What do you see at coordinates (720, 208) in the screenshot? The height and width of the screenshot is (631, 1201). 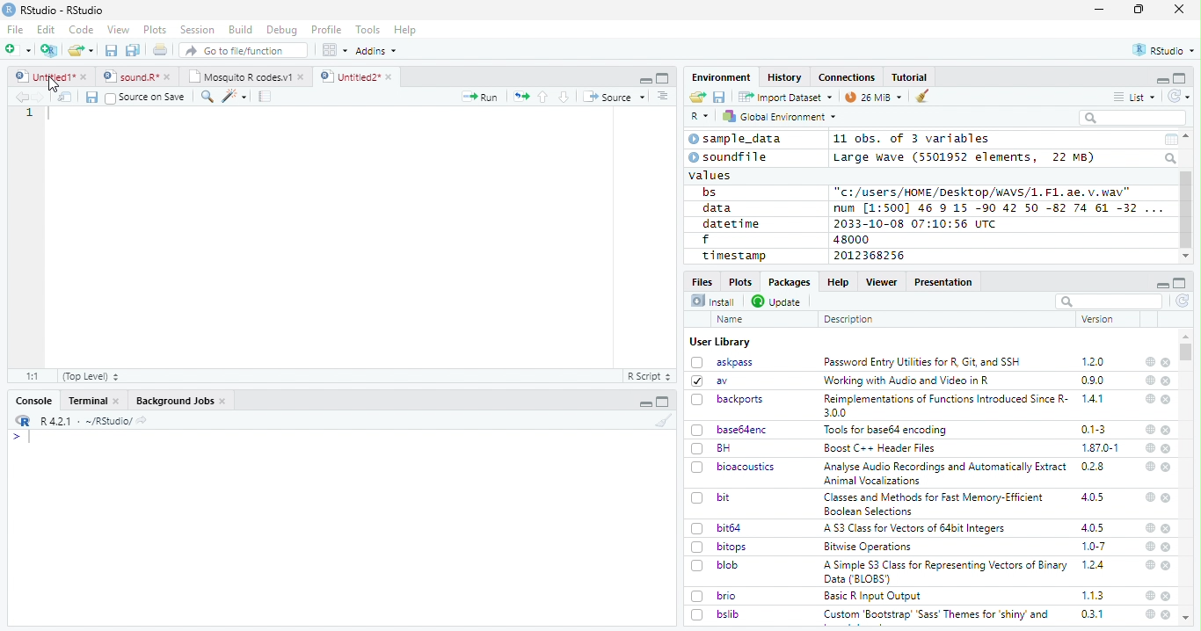 I see `data` at bounding box center [720, 208].